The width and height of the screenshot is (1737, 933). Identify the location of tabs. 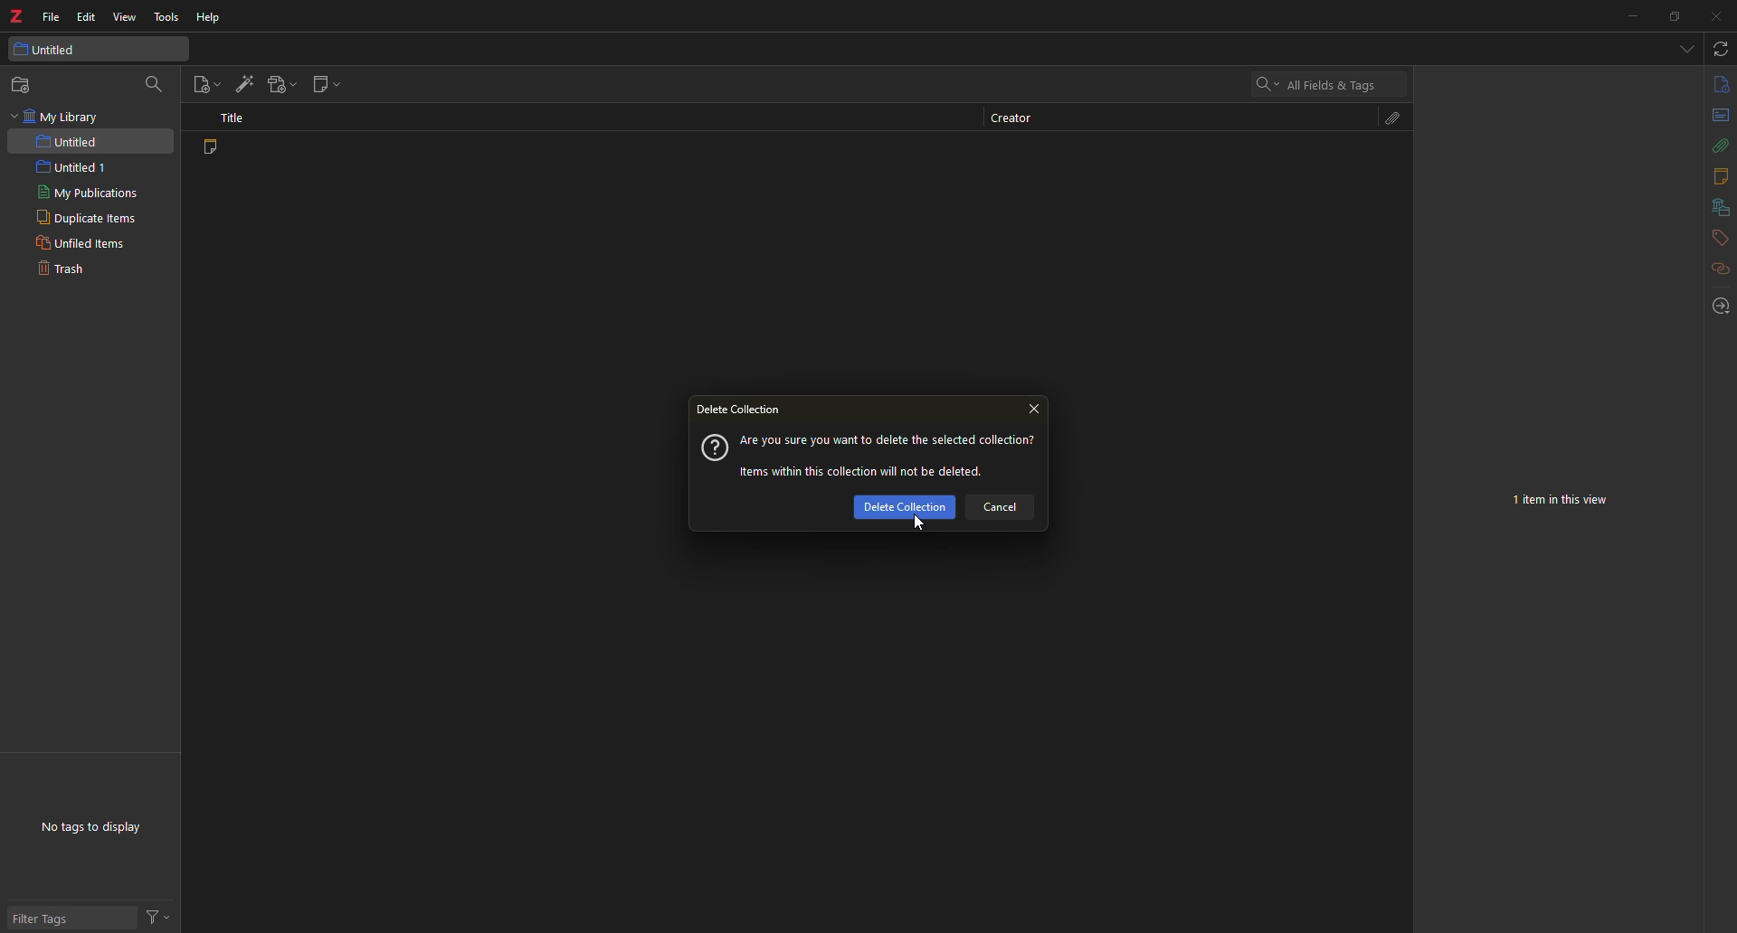
(1684, 50).